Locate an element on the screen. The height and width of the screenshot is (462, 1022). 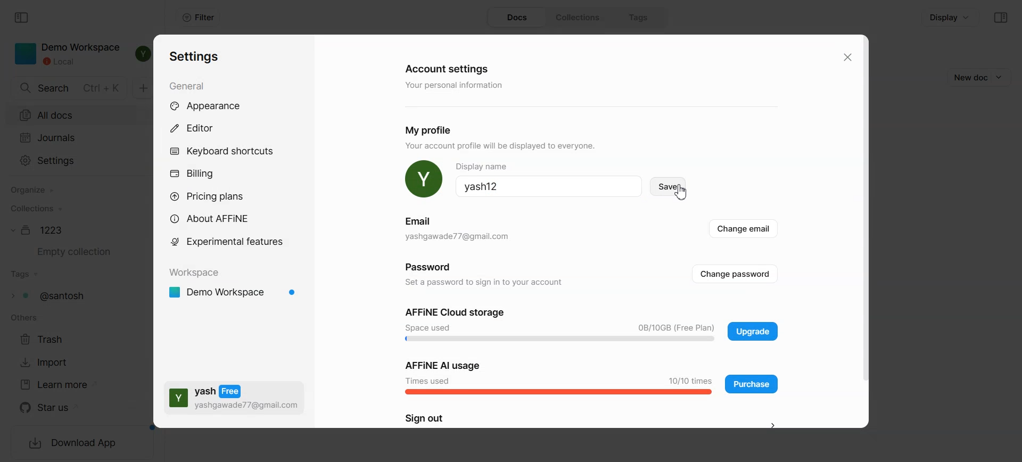
Dropdown box is located at coordinates (1003, 77).